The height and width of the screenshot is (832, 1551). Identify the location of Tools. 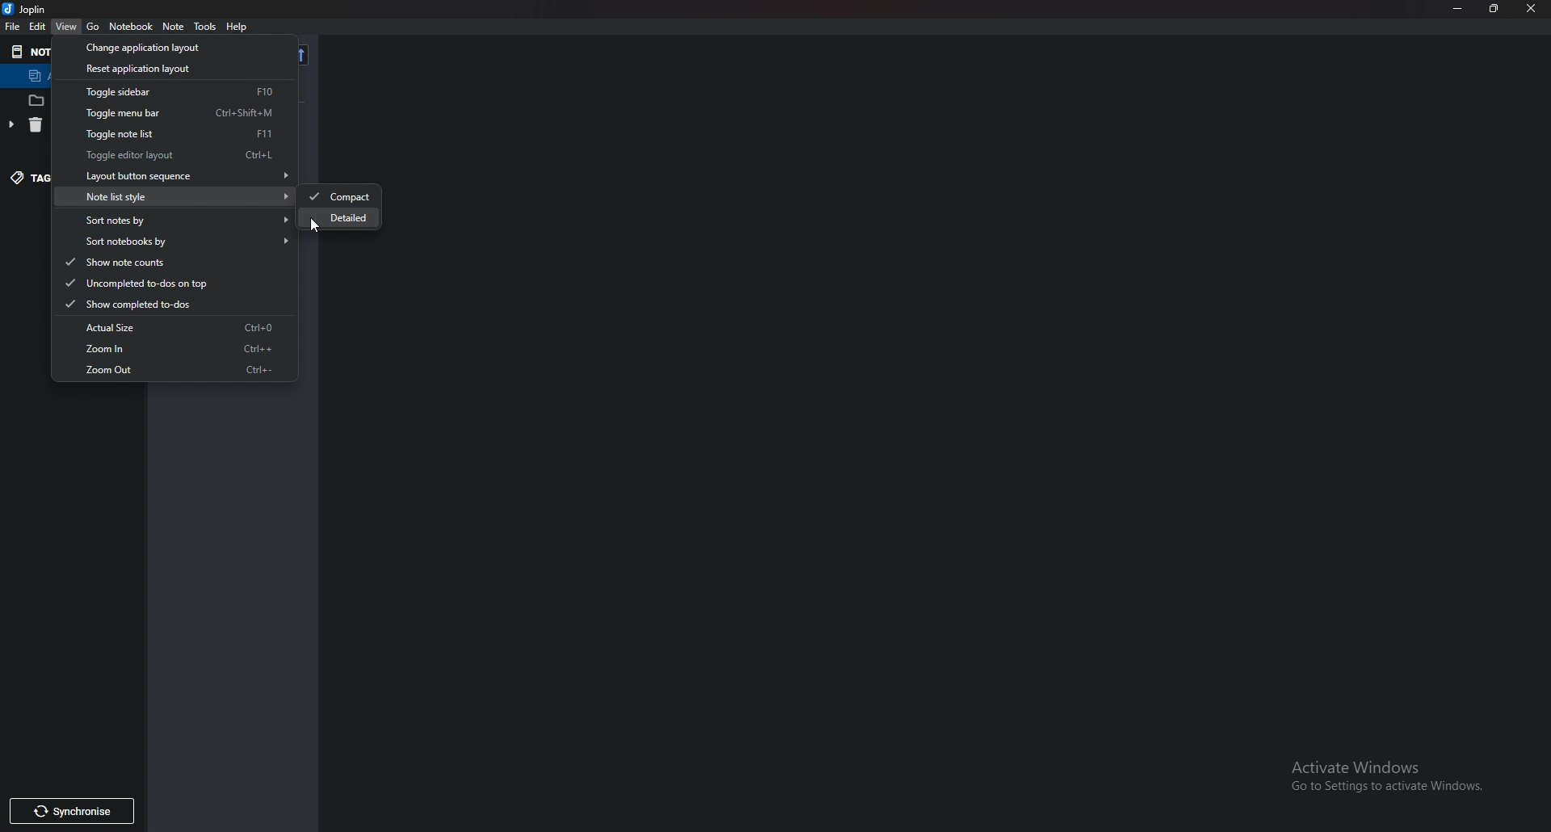
(206, 27).